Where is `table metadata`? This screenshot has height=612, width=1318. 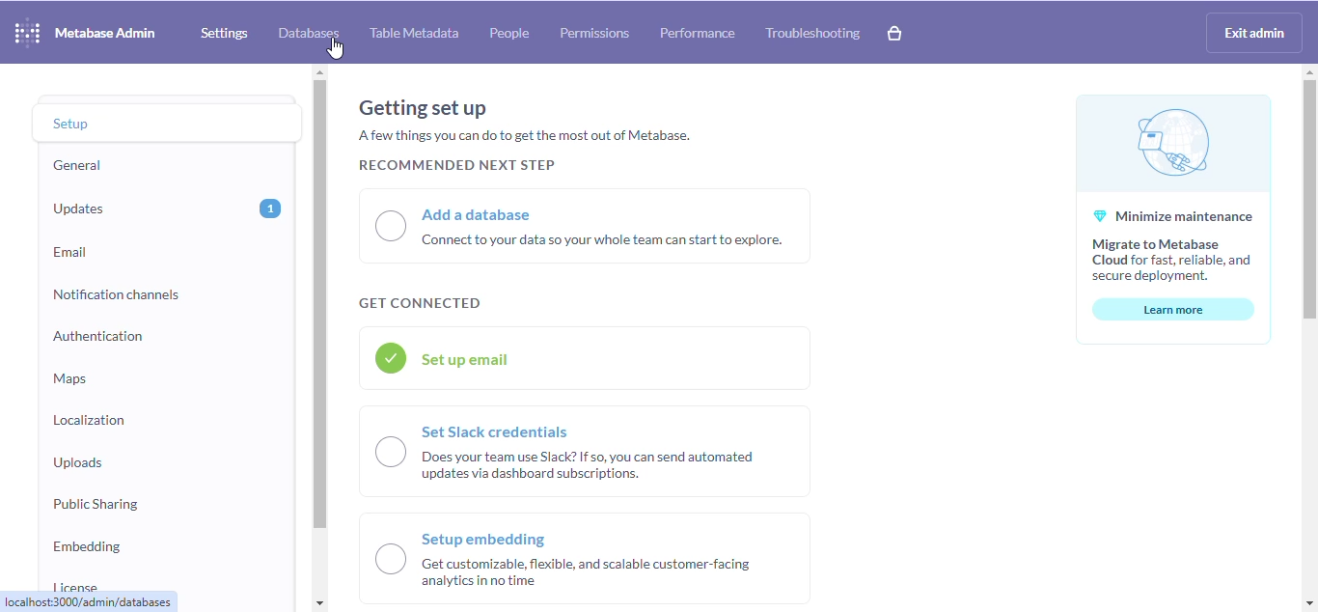 table metadata is located at coordinates (415, 33).